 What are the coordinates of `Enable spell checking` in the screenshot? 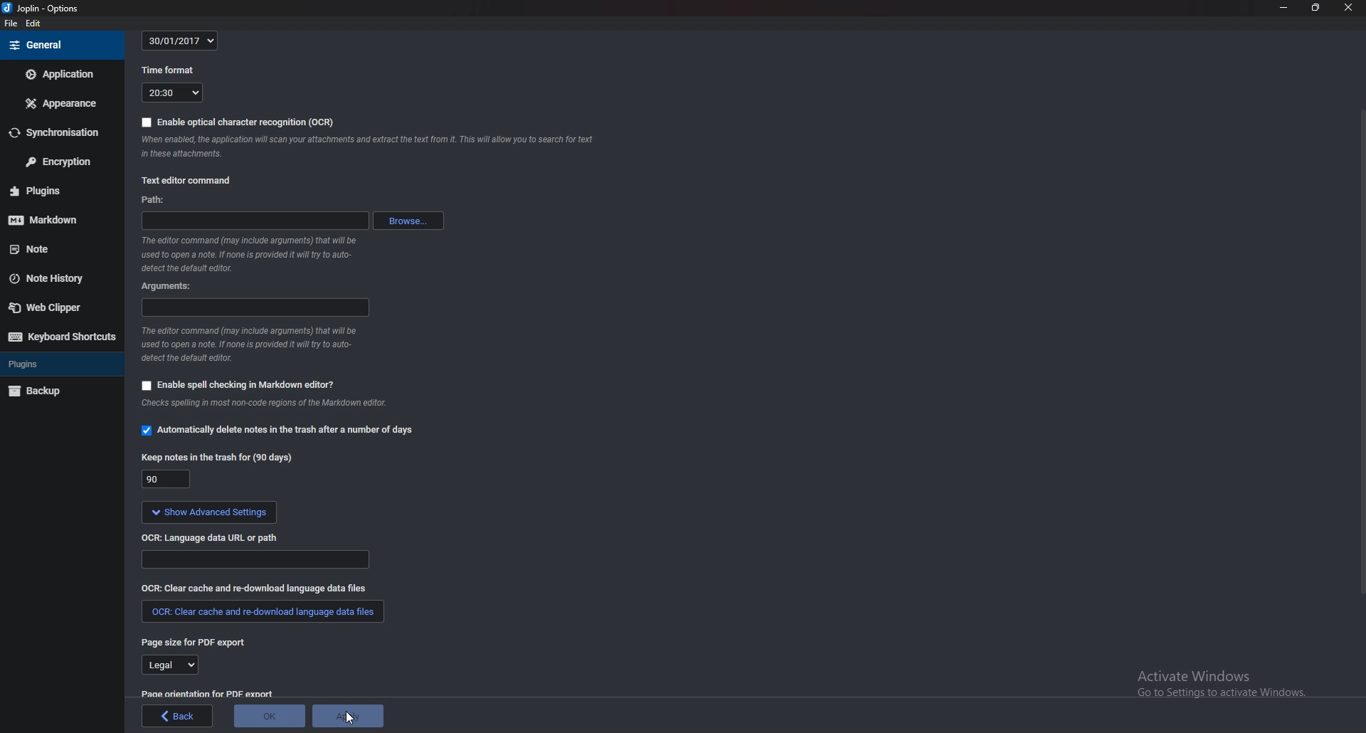 It's located at (240, 385).